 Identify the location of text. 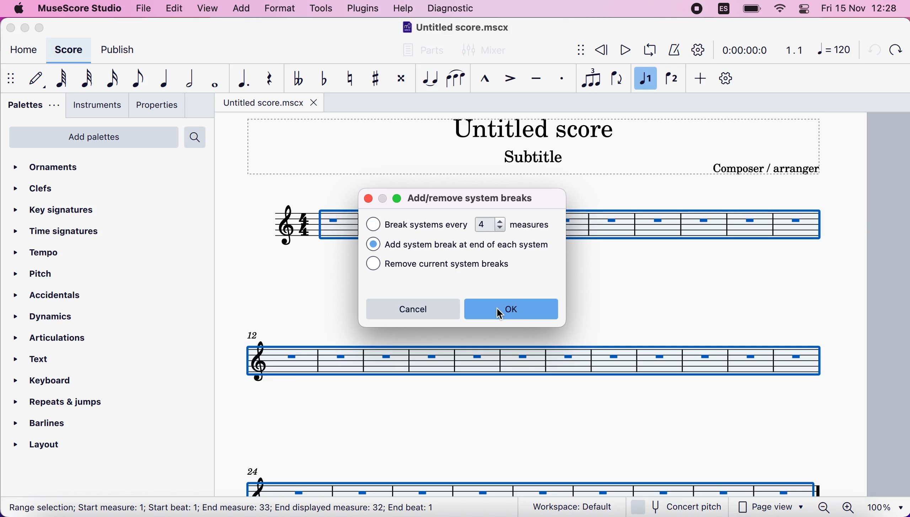
(222, 508).